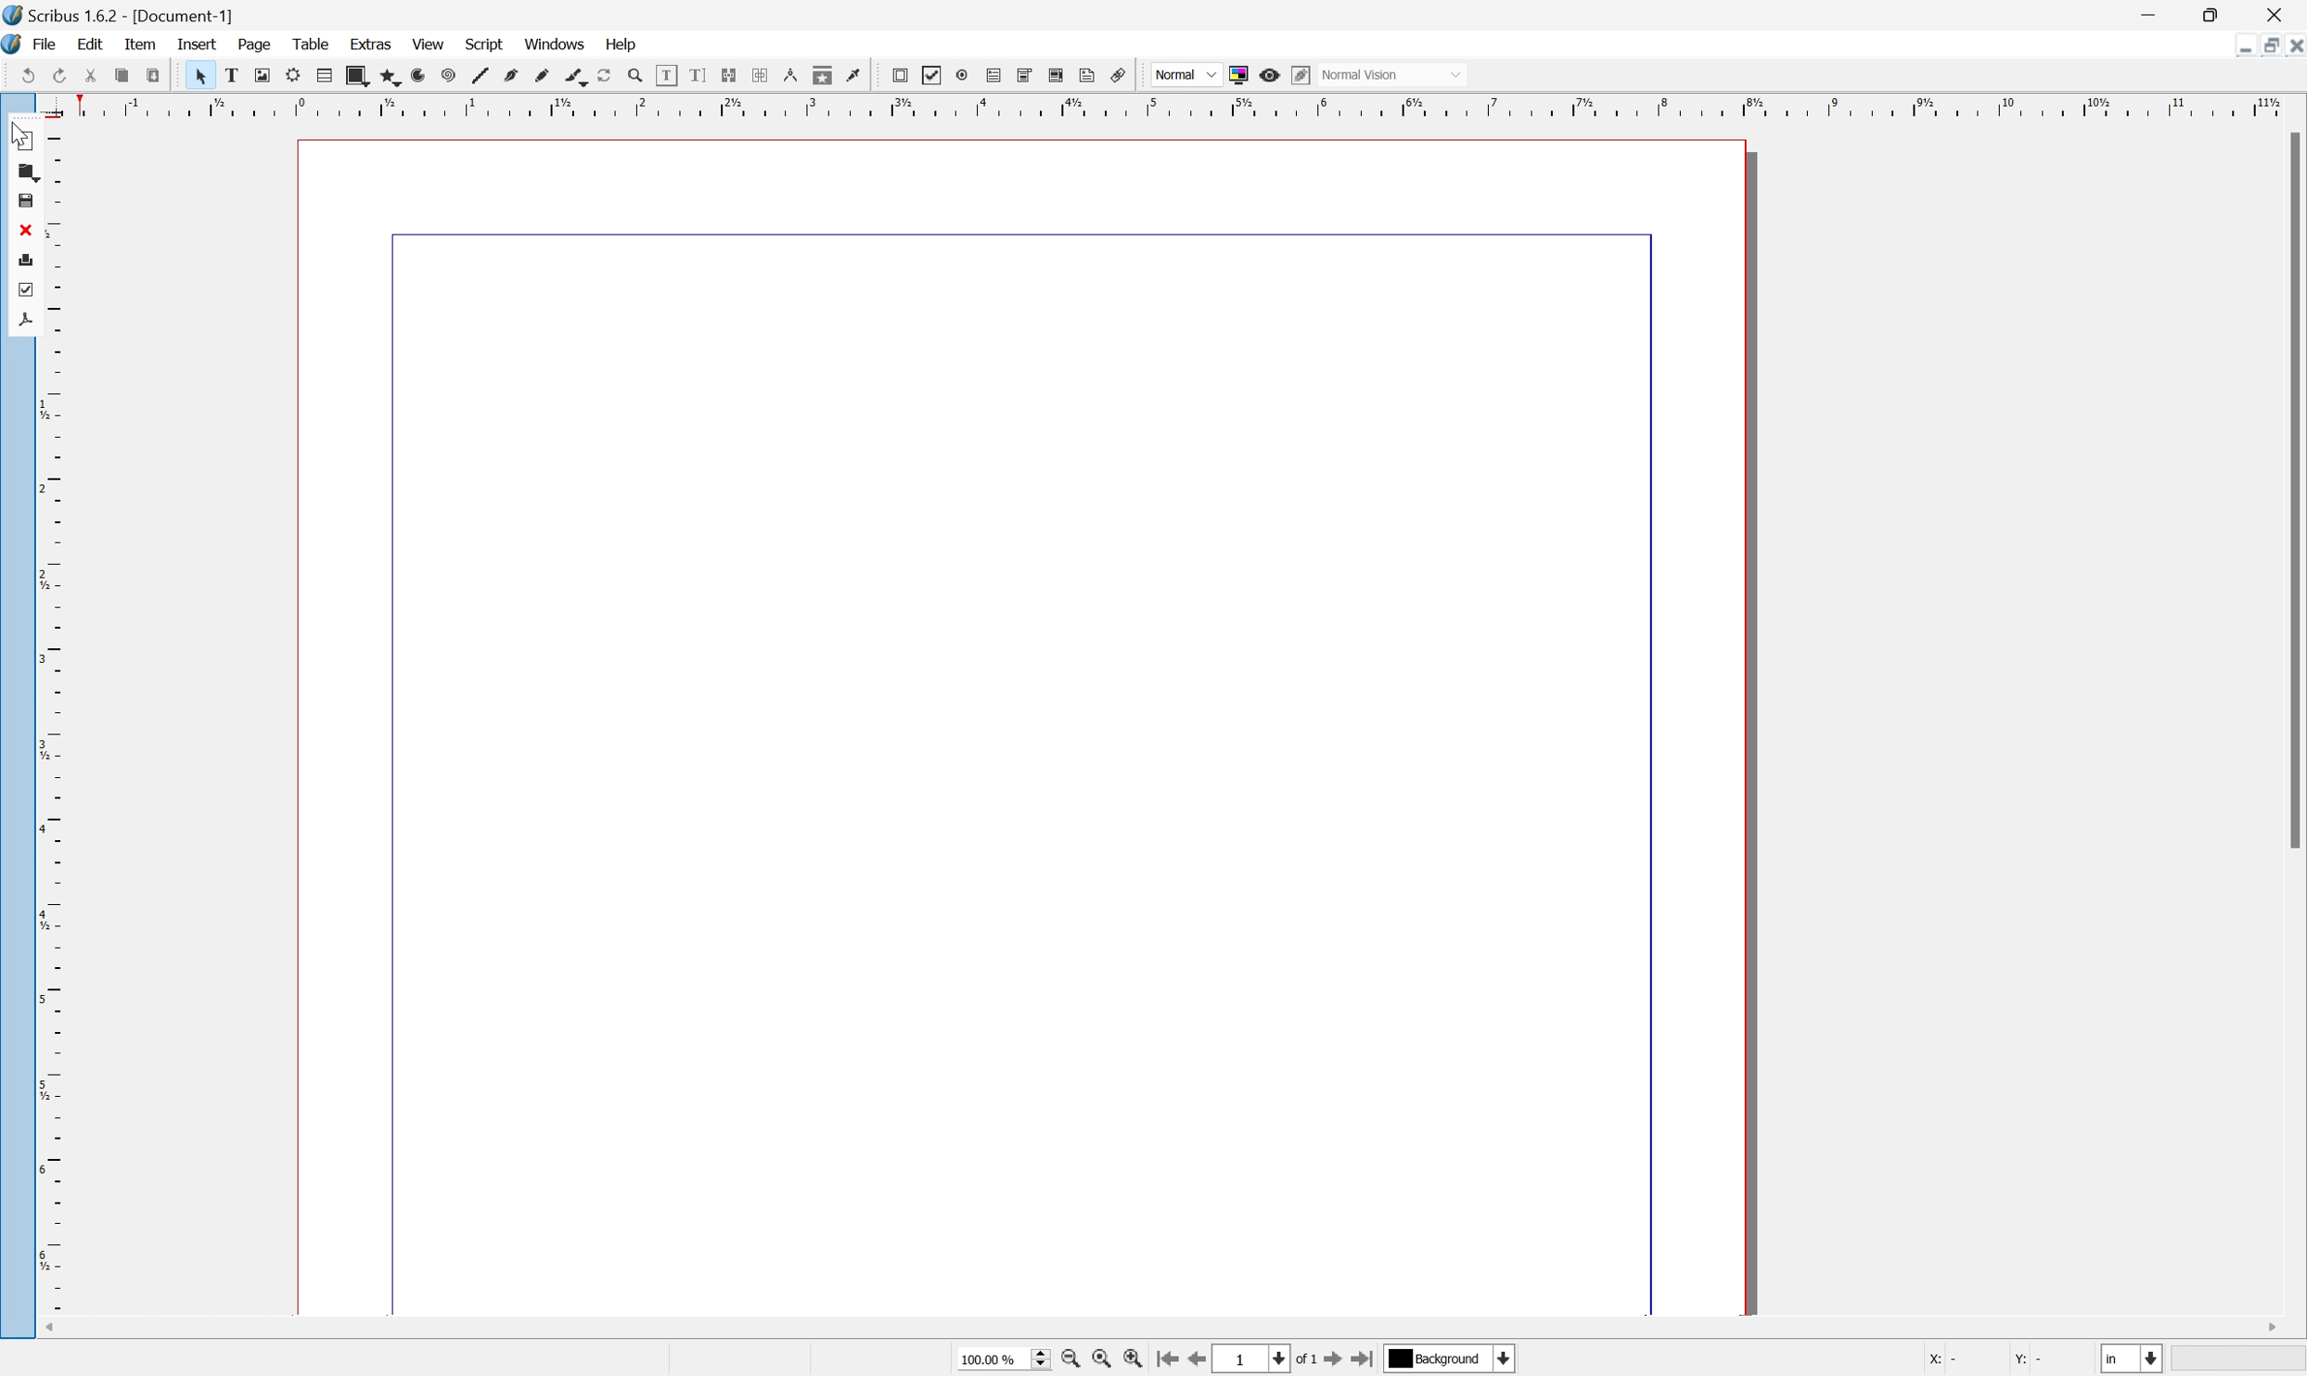 The height and width of the screenshot is (1376, 2307). Describe the element at coordinates (90, 43) in the screenshot. I see `edit` at that location.